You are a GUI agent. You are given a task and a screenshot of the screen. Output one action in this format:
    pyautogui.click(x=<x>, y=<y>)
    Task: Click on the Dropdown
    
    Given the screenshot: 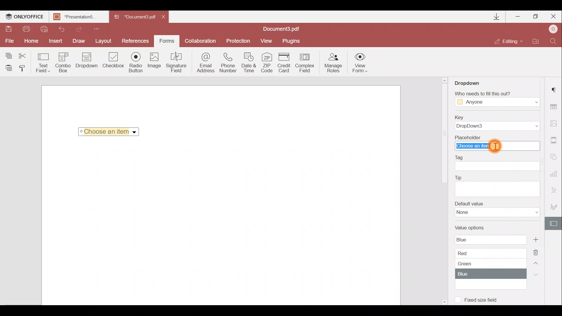 What is the action you would take?
    pyautogui.click(x=85, y=63)
    